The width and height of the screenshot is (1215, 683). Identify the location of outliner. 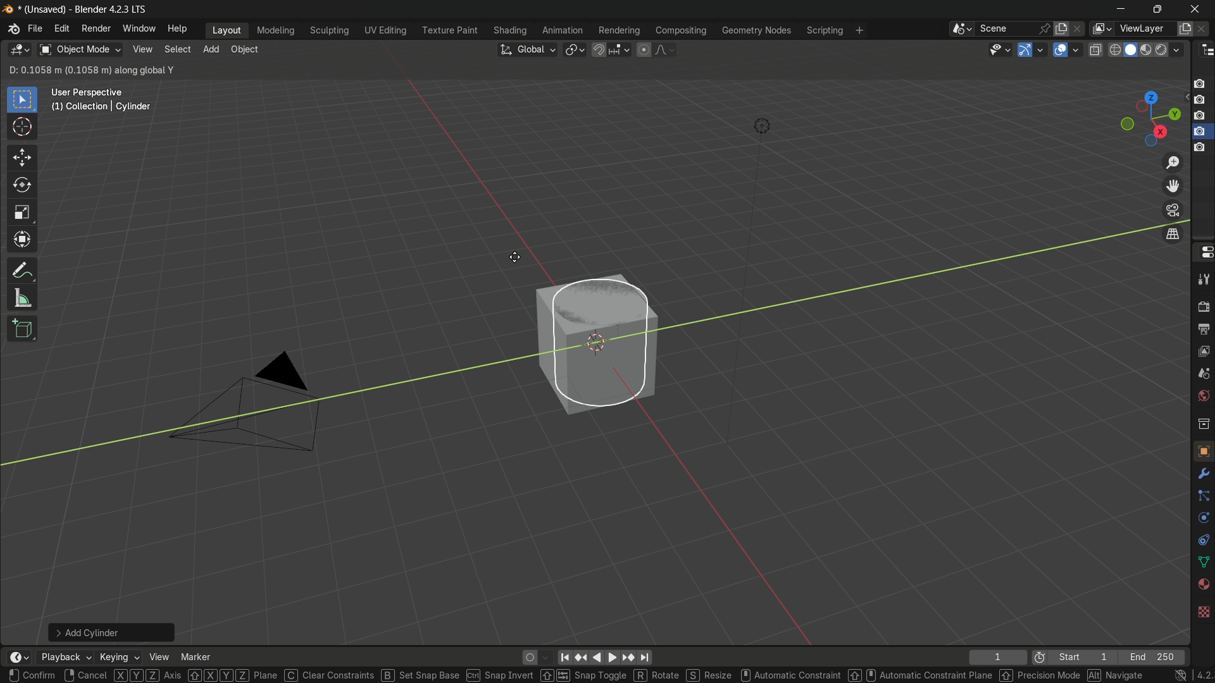
(1204, 50).